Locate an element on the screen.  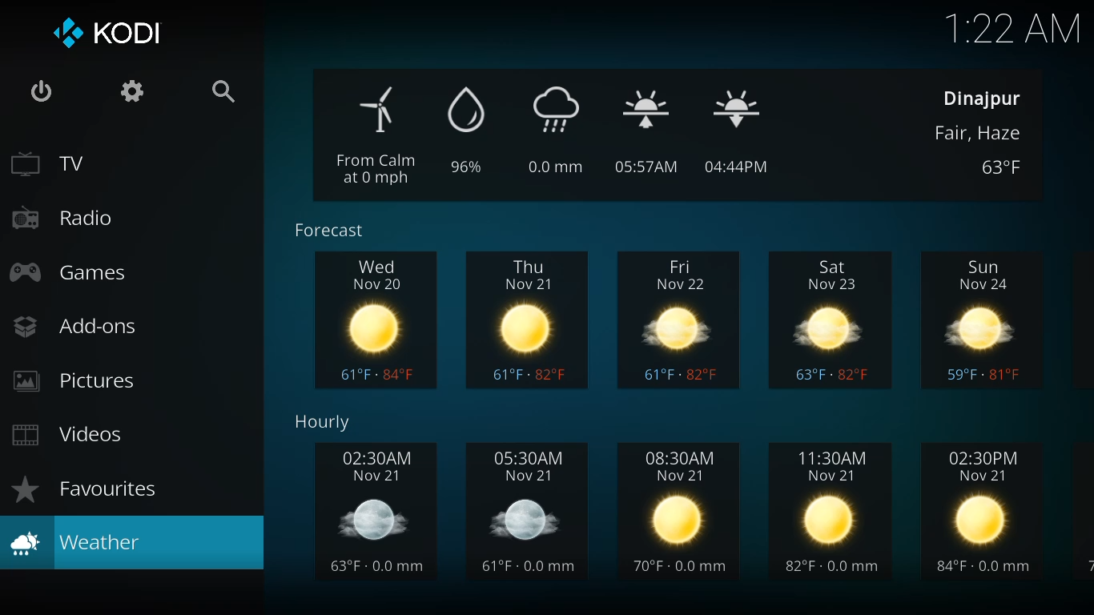
favorites is located at coordinates (85, 488).